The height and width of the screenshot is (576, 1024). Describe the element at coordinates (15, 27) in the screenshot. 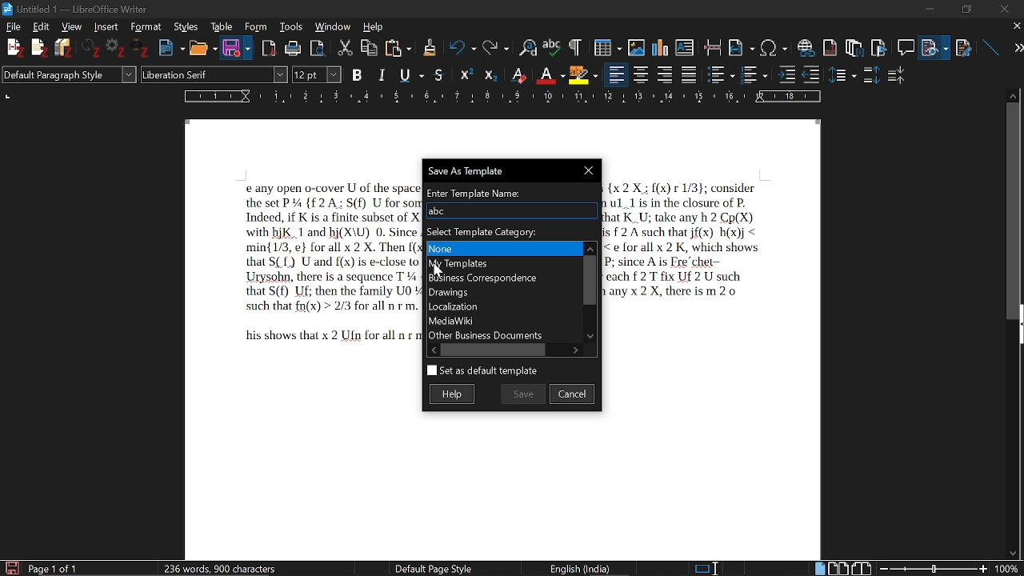

I see `File` at that location.